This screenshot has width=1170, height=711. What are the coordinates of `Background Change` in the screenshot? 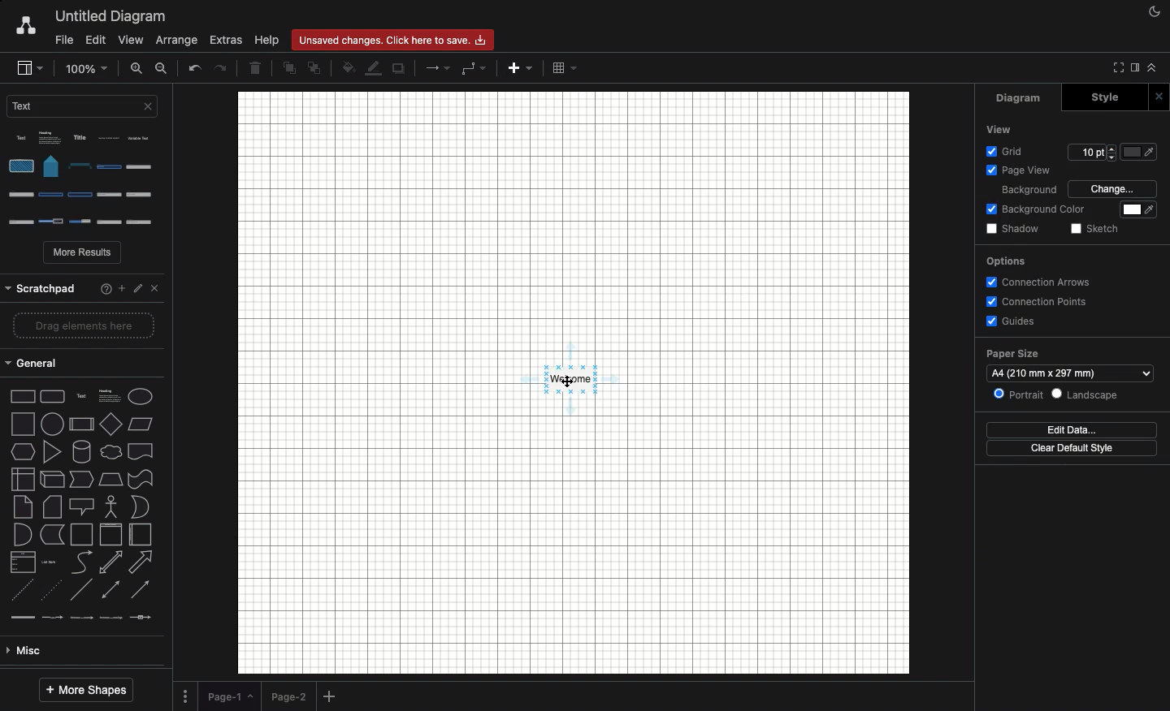 It's located at (1068, 187).